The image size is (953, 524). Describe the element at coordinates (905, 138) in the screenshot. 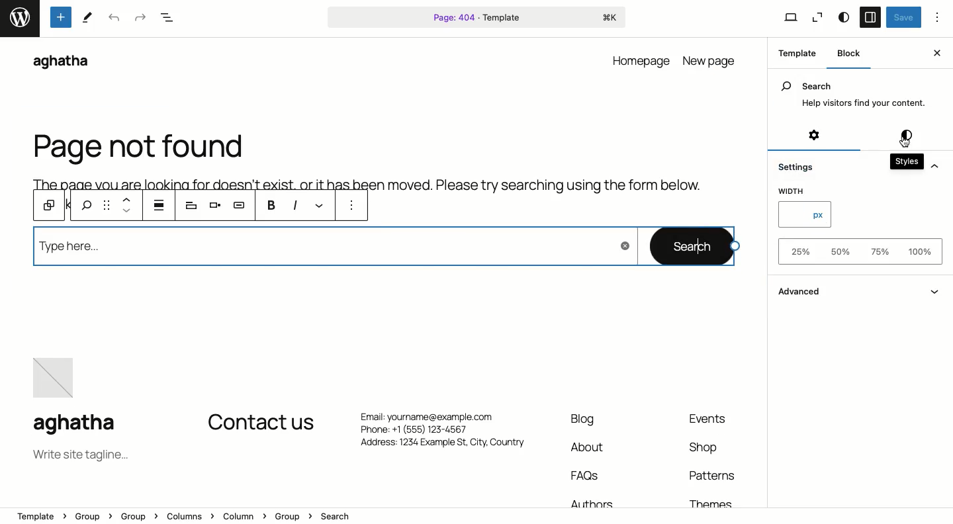

I see `Styles` at that location.